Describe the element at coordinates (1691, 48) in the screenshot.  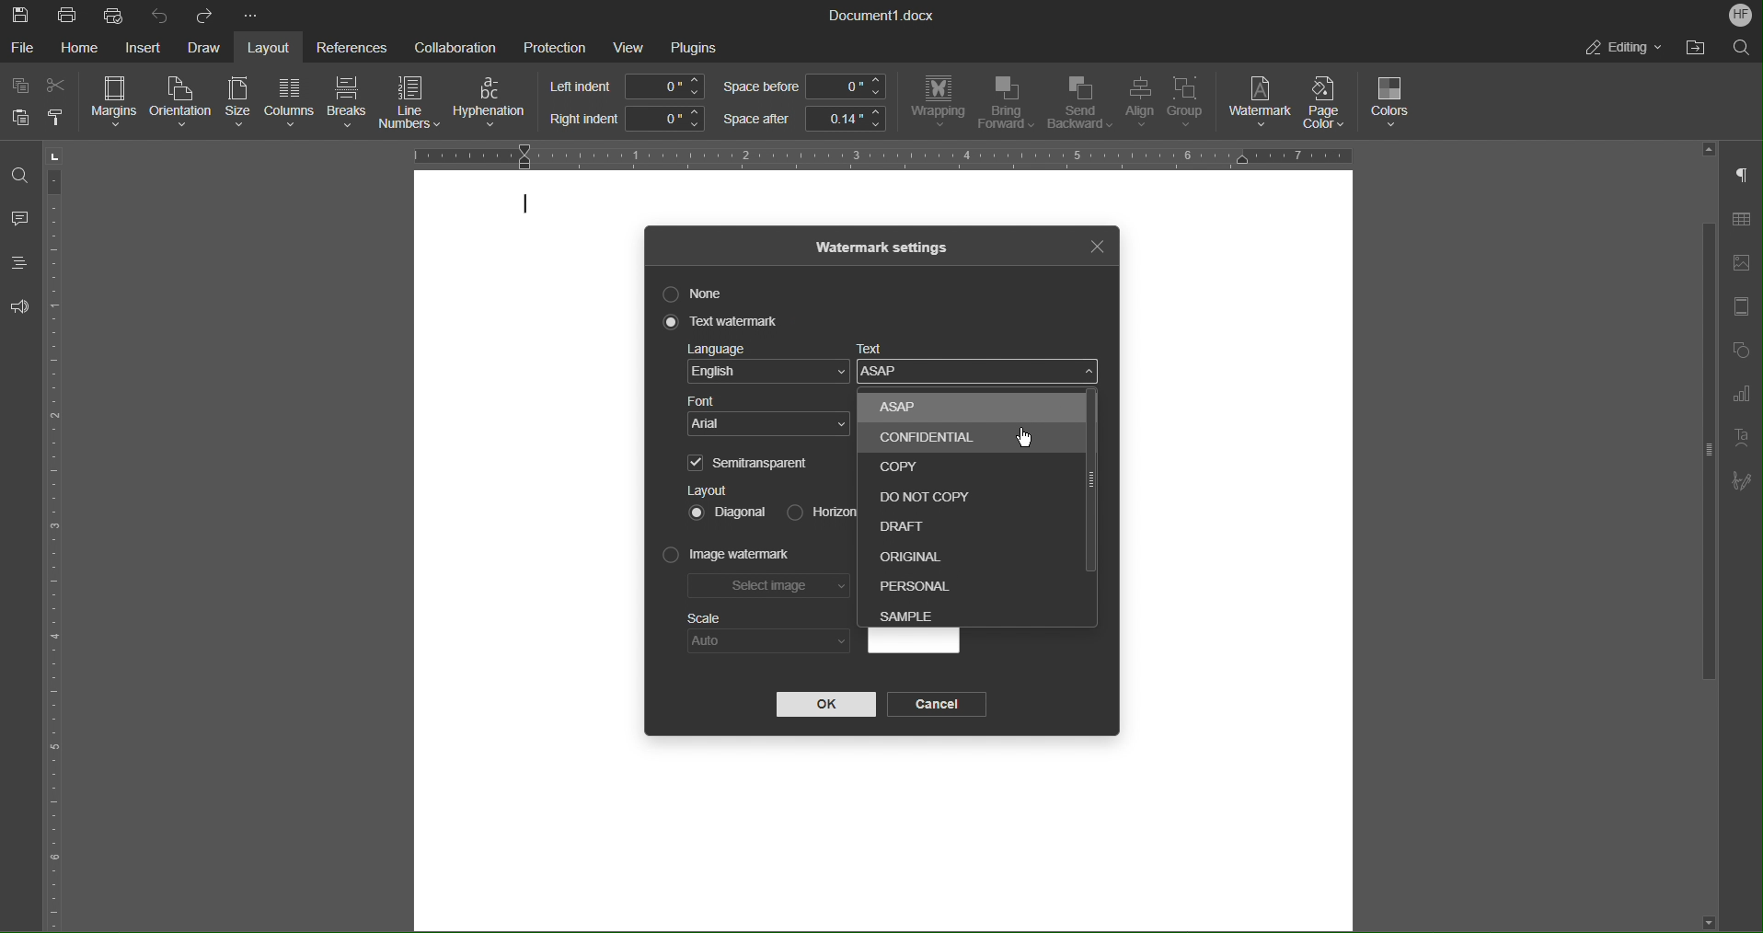
I see `Open File Location` at that location.